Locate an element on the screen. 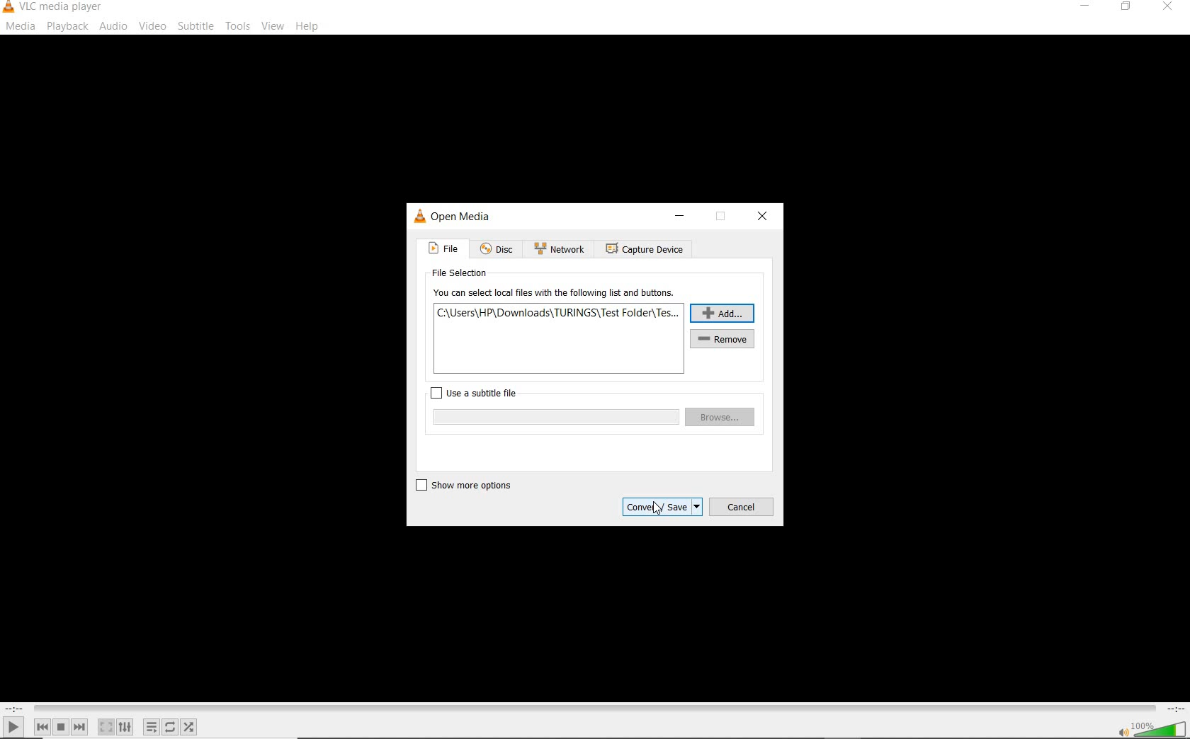 This screenshot has height=739, width=1190. click to toggle between loop all is located at coordinates (171, 726).